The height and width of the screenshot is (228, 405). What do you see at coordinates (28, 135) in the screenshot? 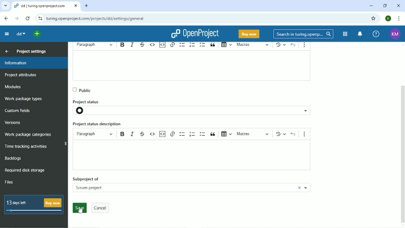
I see `Wok package categories` at bounding box center [28, 135].